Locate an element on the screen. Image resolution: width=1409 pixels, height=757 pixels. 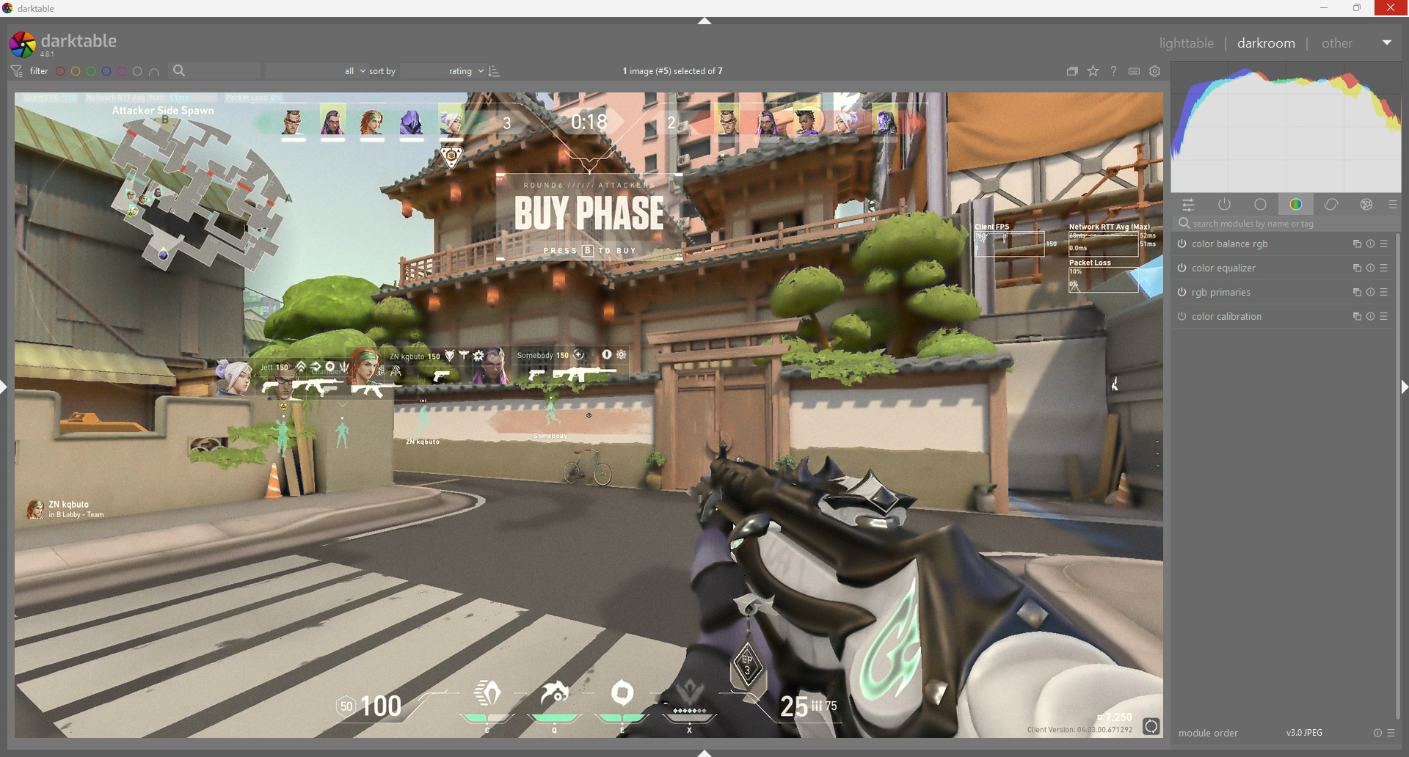
filter is located at coordinates (31, 71).